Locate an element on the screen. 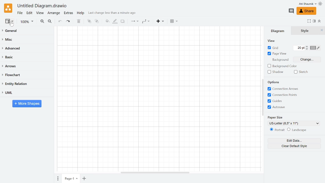  To front is located at coordinates (89, 22).